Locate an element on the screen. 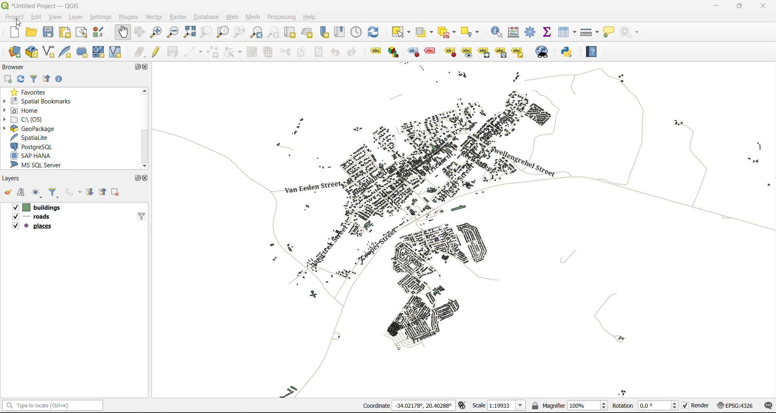  copy is located at coordinates (302, 52).